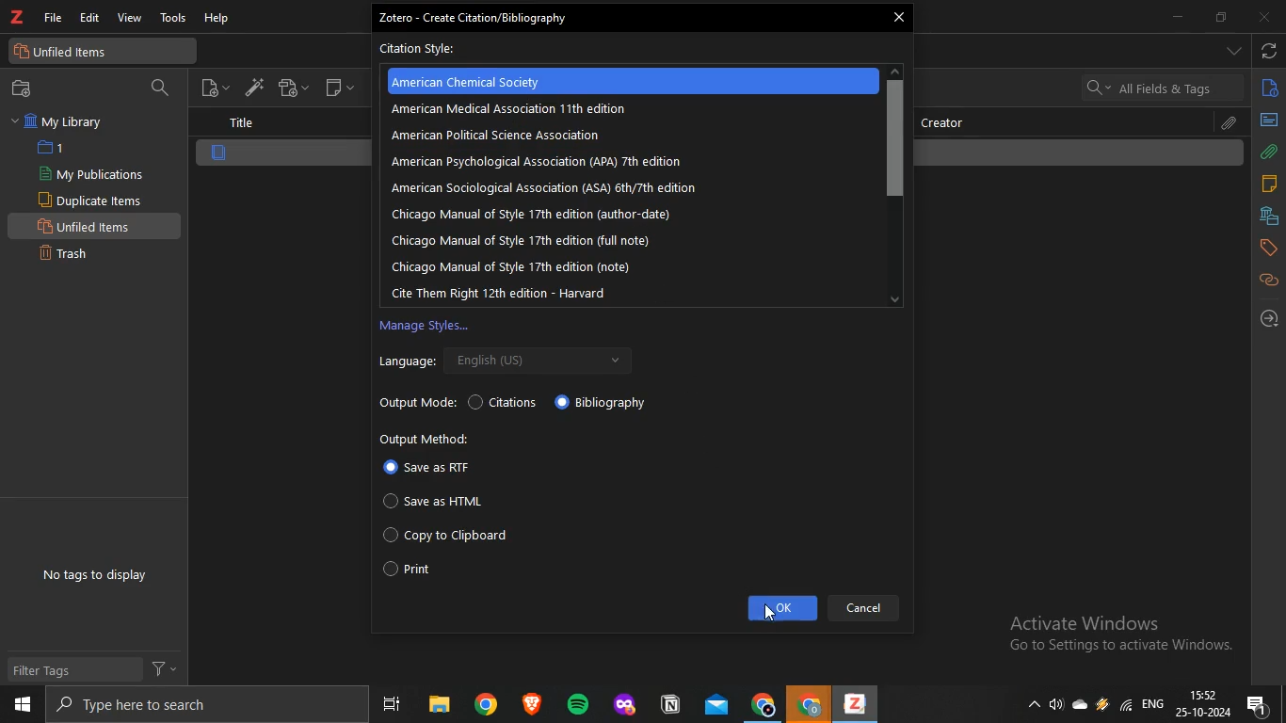 Image resolution: width=1286 pixels, height=723 pixels. I want to click on search bar, so click(1162, 87).